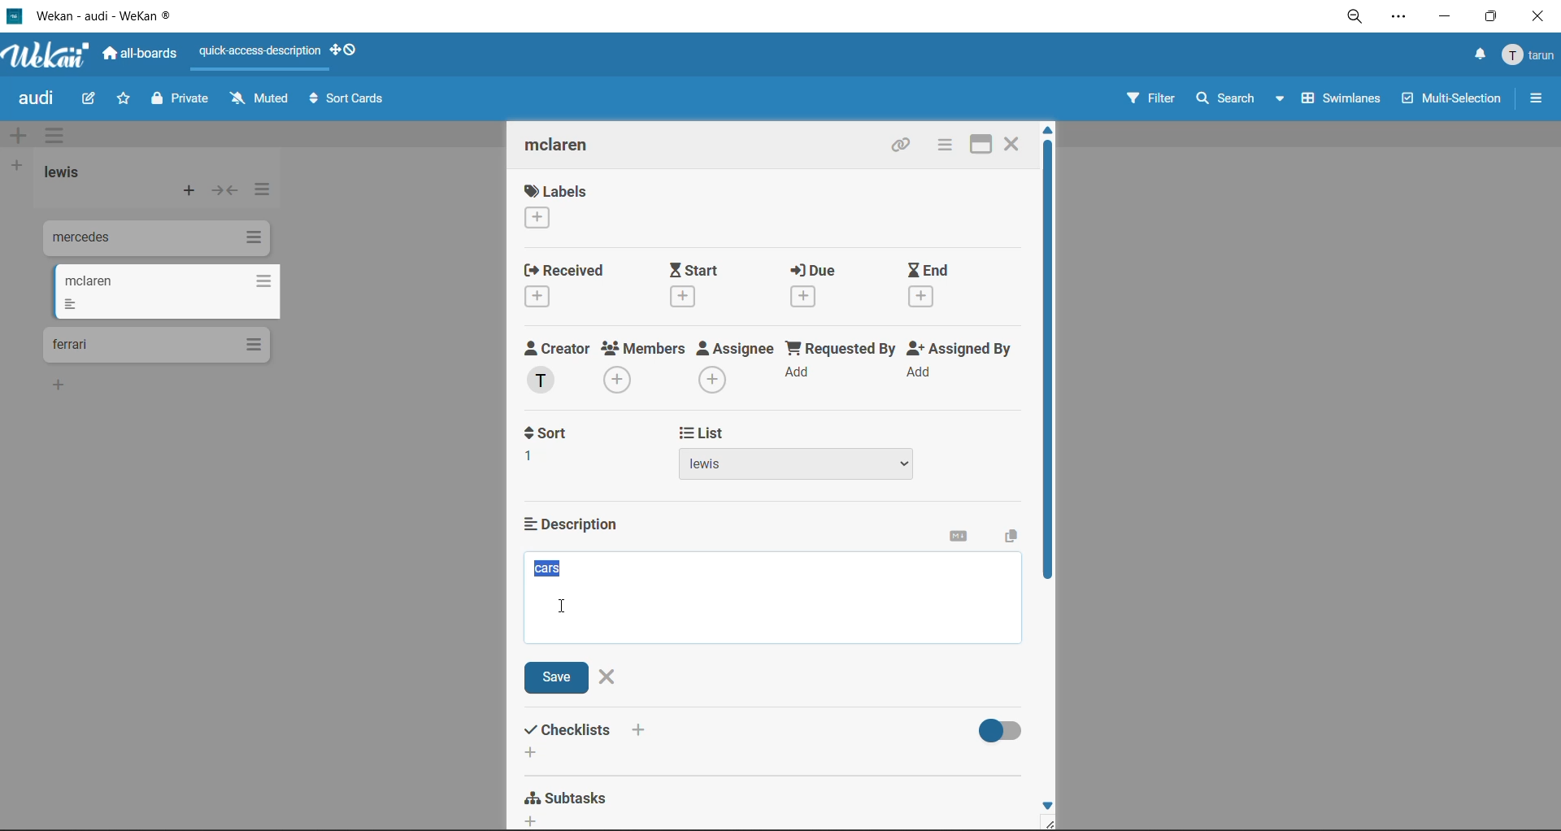 The image size is (1561, 831). What do you see at coordinates (1495, 15) in the screenshot?
I see `maximize` at bounding box center [1495, 15].